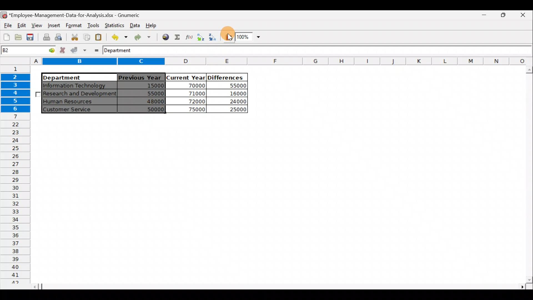  I want to click on Cell name B2, so click(19, 51).